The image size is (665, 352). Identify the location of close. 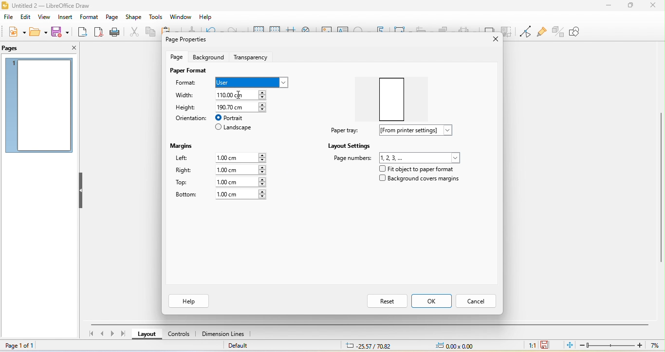
(490, 39).